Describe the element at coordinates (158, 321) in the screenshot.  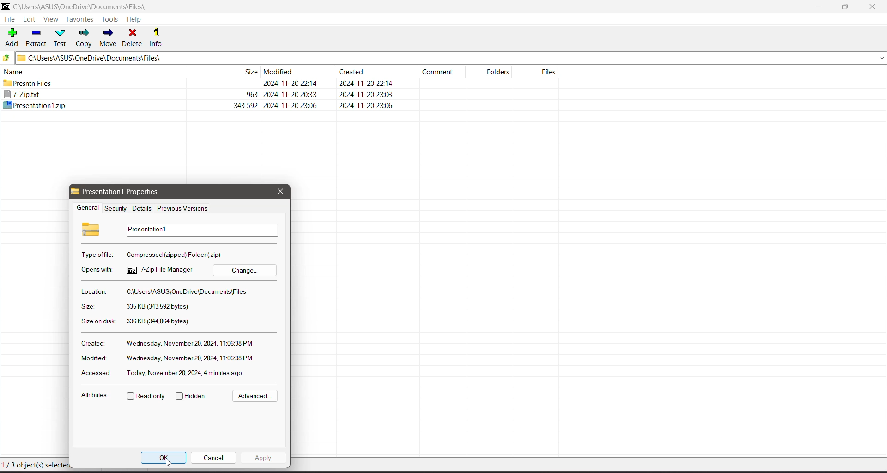
I see `Total size of the selected file` at that location.